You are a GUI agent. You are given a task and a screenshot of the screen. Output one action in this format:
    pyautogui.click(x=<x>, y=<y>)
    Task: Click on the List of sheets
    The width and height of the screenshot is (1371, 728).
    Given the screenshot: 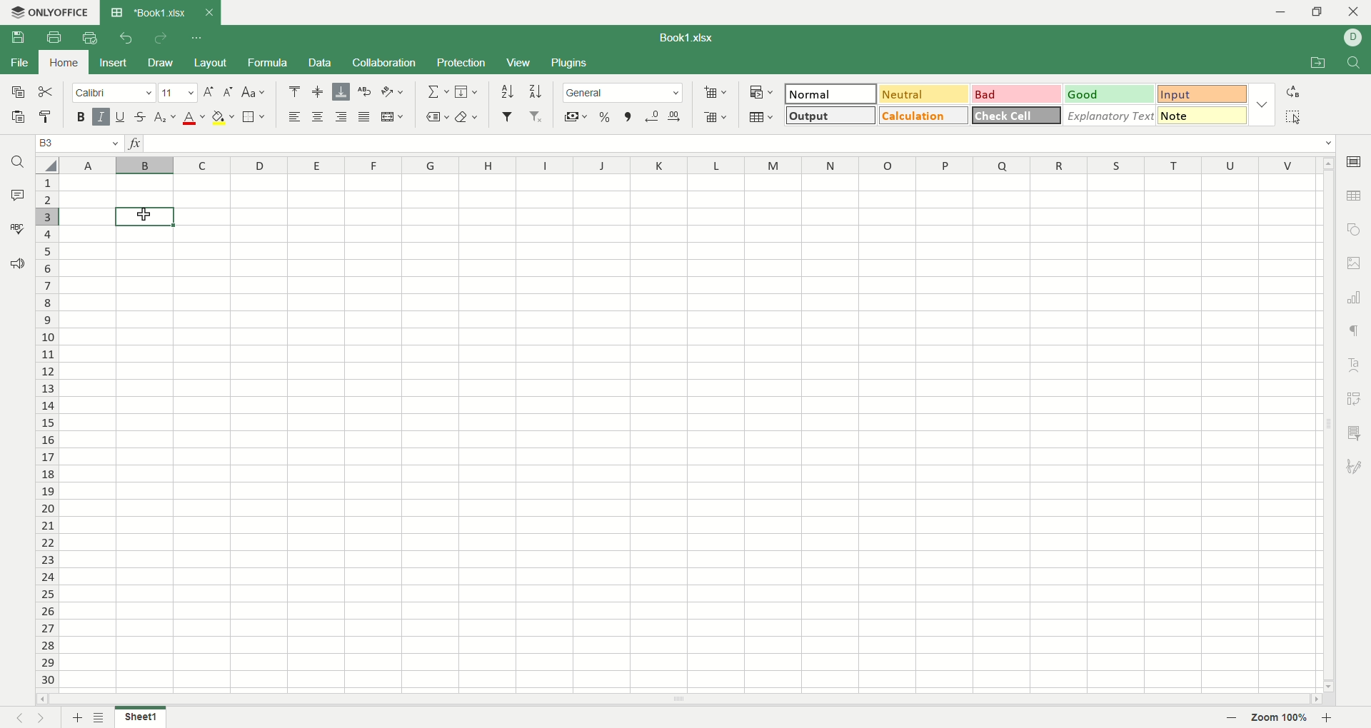 What is the action you would take?
    pyautogui.click(x=100, y=717)
    